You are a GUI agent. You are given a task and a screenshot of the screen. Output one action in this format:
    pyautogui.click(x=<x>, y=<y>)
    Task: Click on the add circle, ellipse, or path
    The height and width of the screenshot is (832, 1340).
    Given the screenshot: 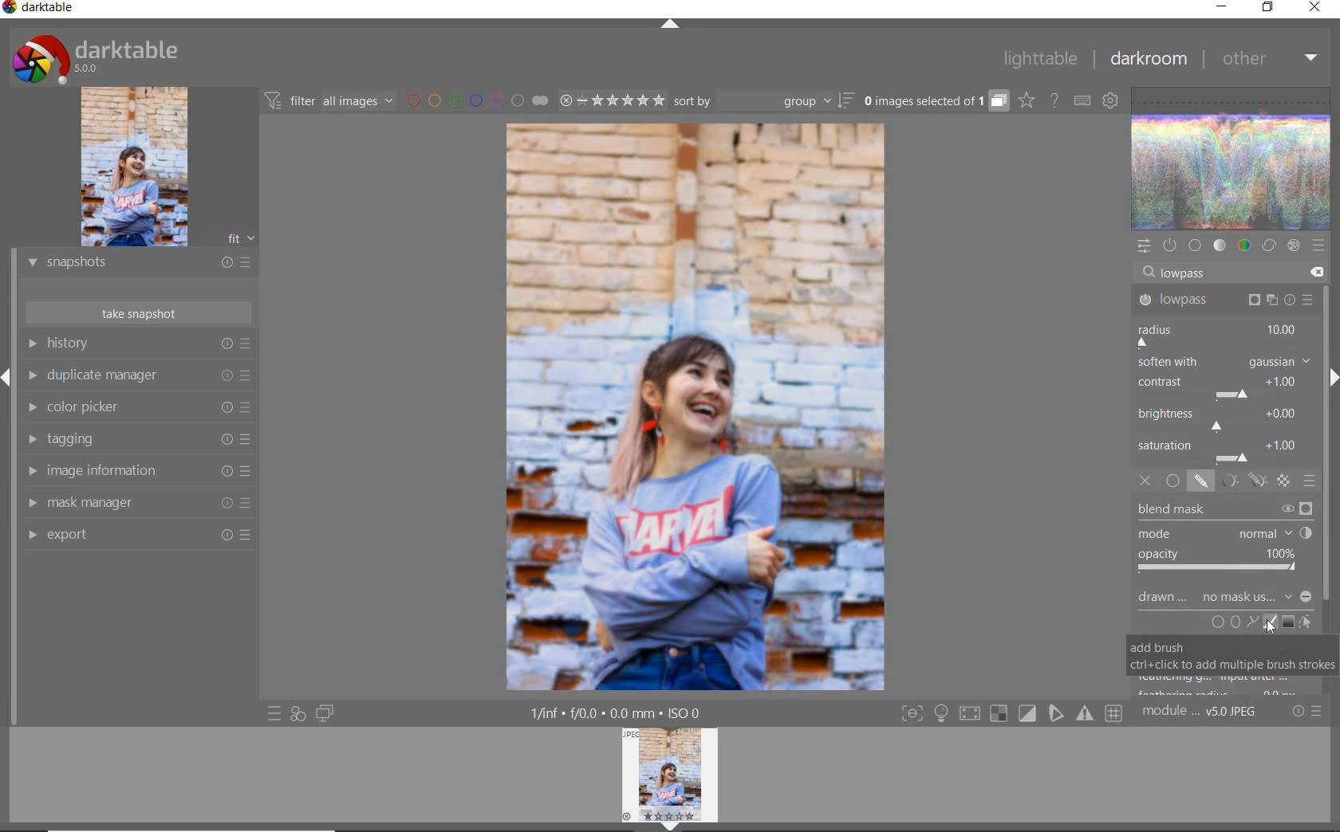 What is the action you would take?
    pyautogui.click(x=1235, y=623)
    